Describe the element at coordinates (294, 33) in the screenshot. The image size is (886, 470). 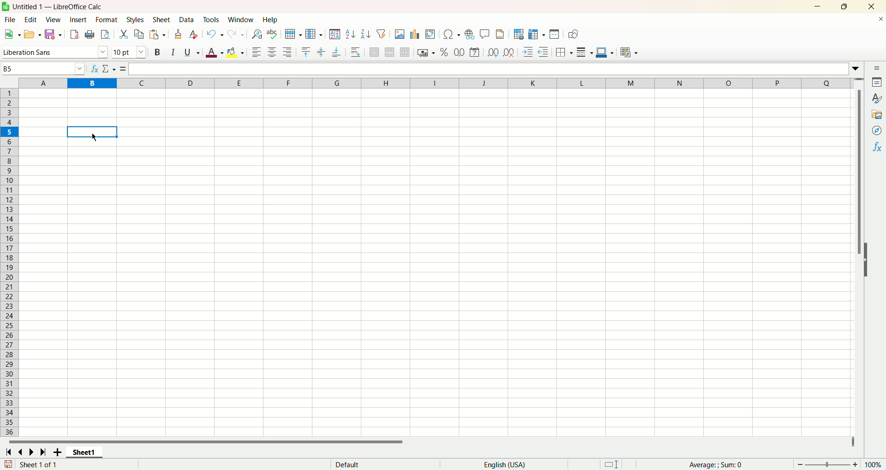
I see `row` at that location.